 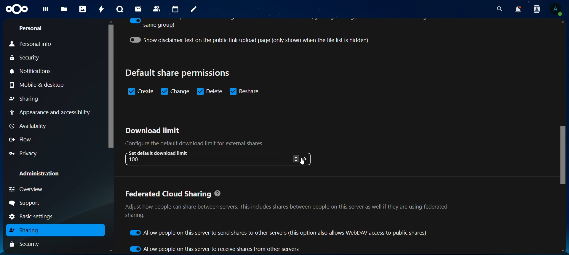 I want to click on files, so click(x=65, y=10).